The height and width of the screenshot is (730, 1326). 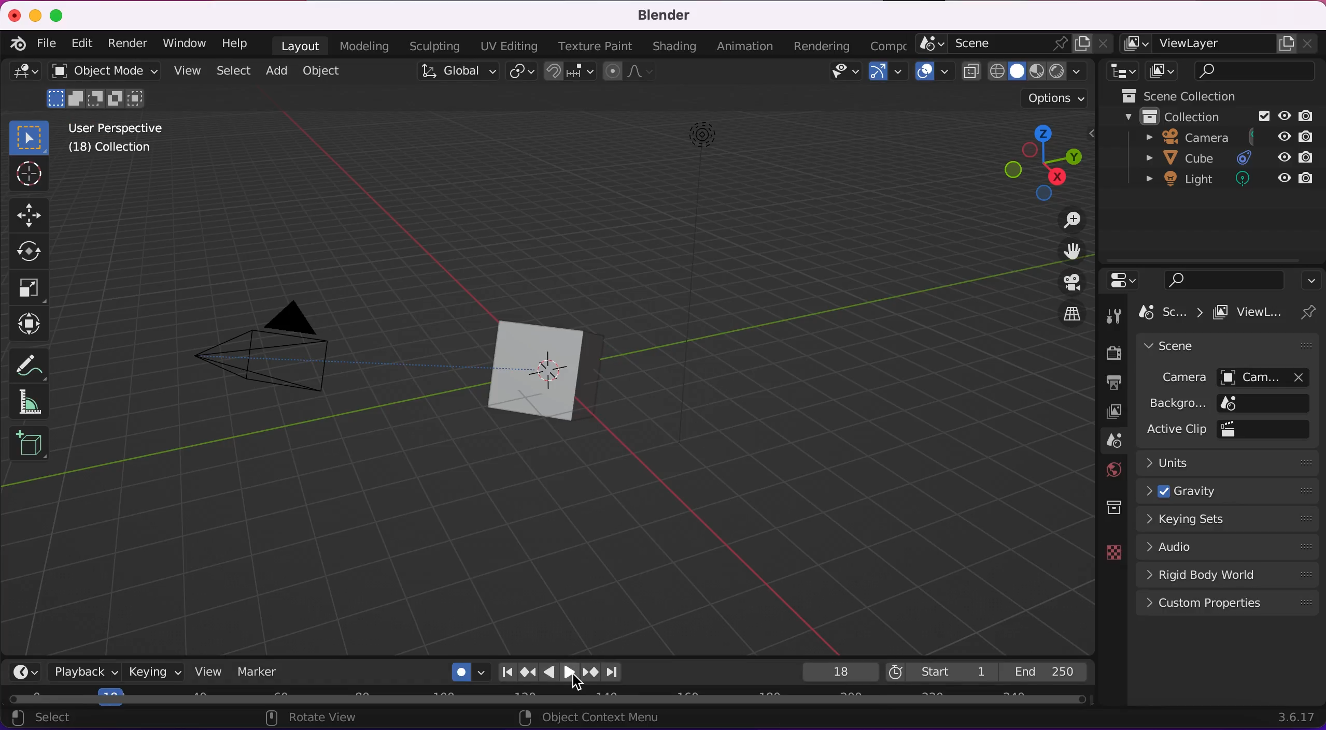 What do you see at coordinates (467, 671) in the screenshot?
I see `auto keying` at bounding box center [467, 671].